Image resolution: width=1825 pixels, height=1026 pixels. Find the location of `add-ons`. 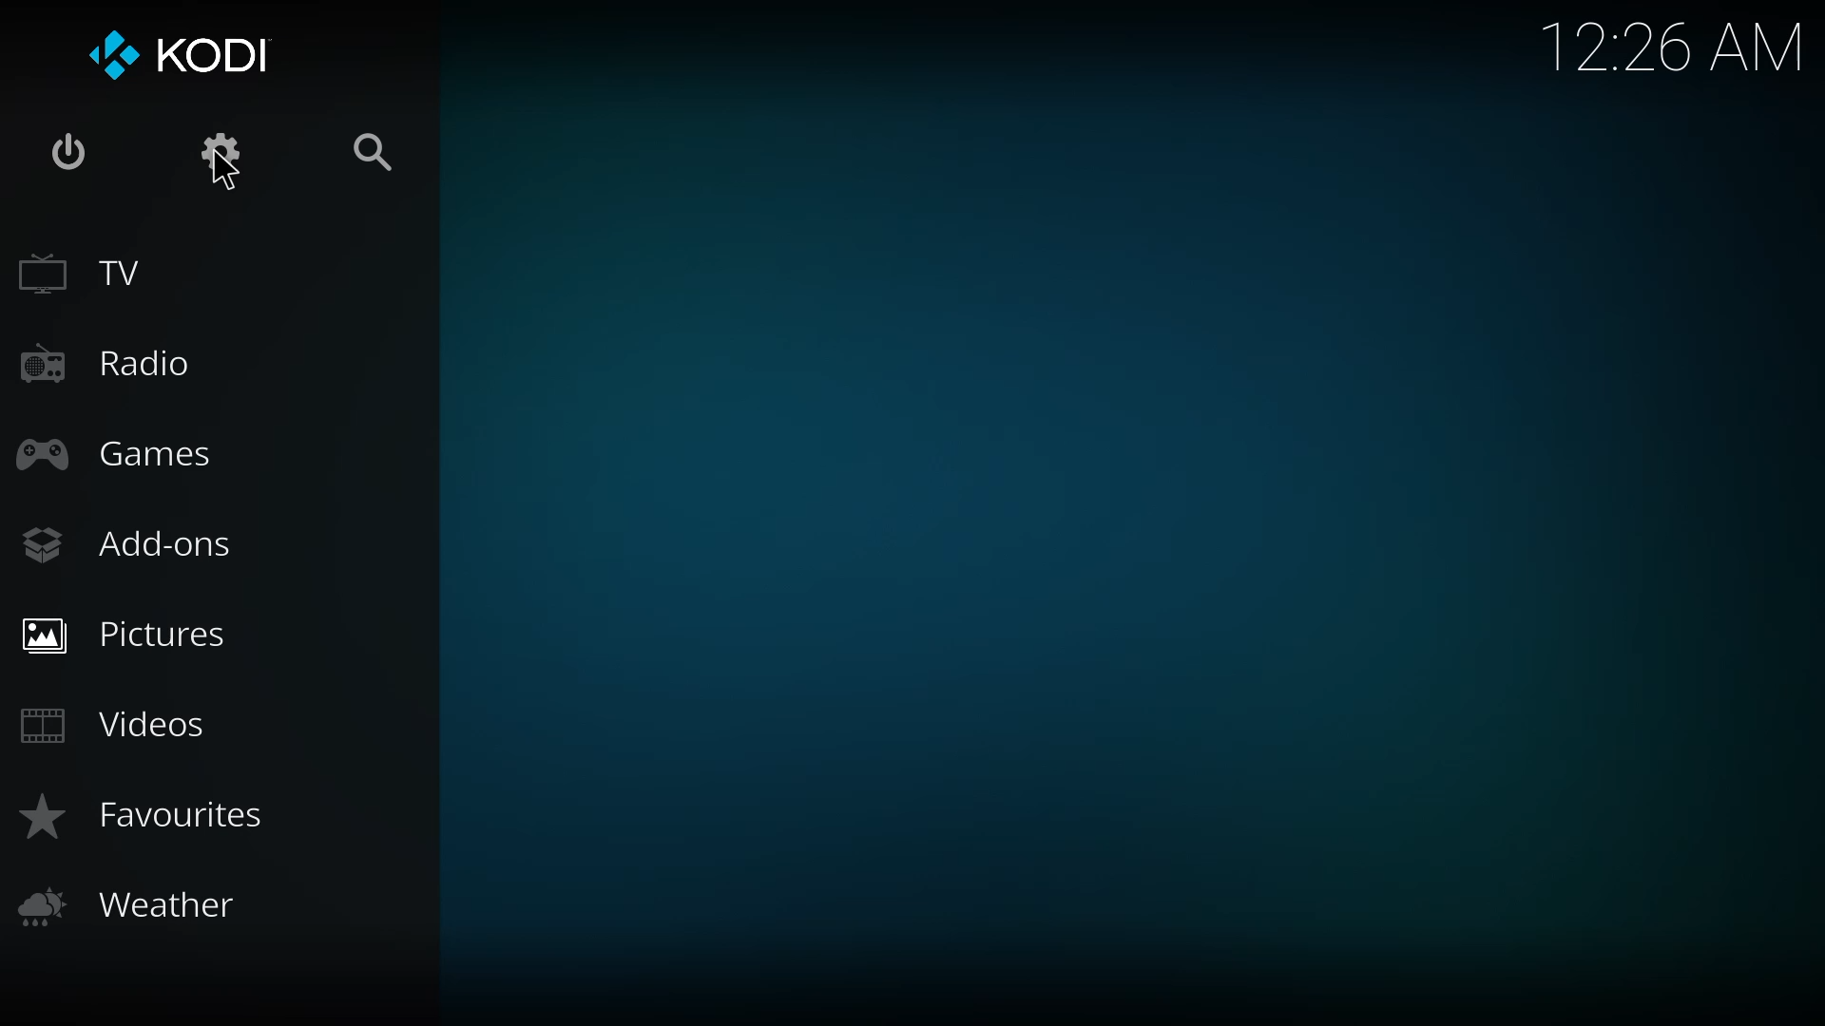

add-ons is located at coordinates (128, 543).